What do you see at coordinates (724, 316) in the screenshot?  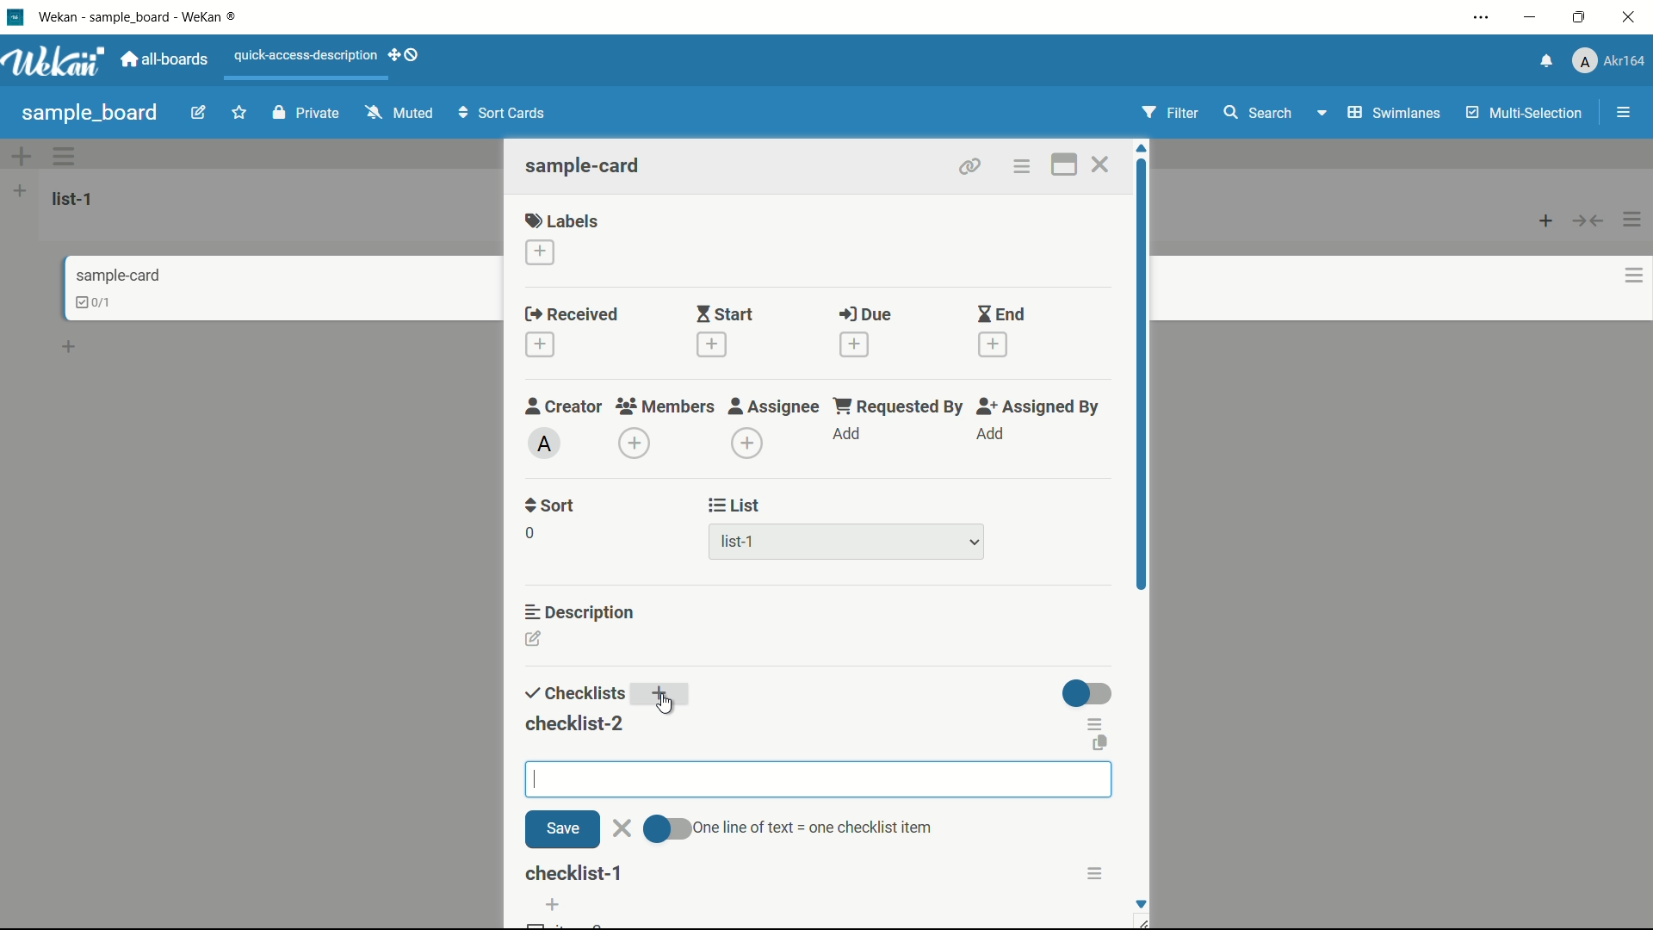 I see `start` at bounding box center [724, 316].